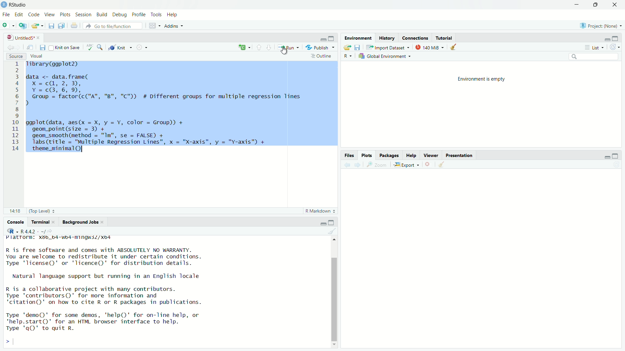 The width and height of the screenshot is (625, 351). Describe the element at coordinates (618, 39) in the screenshot. I see `maximise` at that location.